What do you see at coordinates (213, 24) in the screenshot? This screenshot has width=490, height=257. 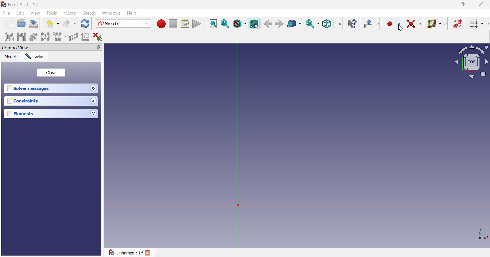 I see `Fit all` at bounding box center [213, 24].